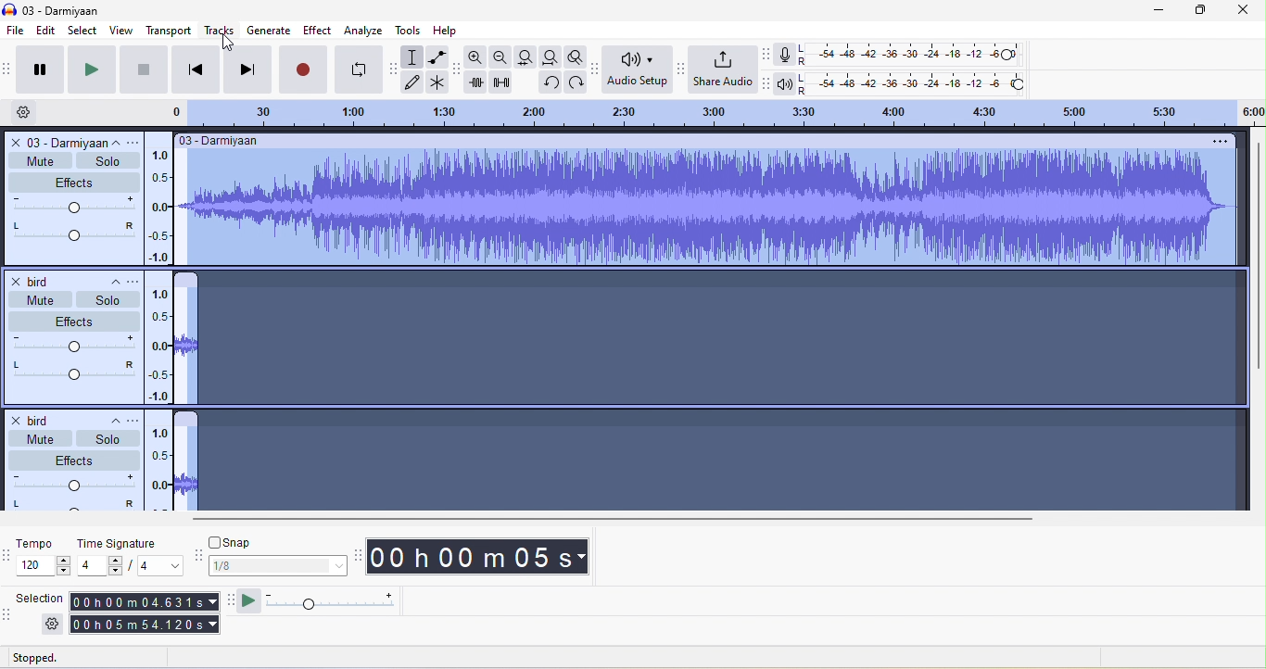 The image size is (1266, 669). What do you see at coordinates (684, 69) in the screenshot?
I see `audacity share audio` at bounding box center [684, 69].